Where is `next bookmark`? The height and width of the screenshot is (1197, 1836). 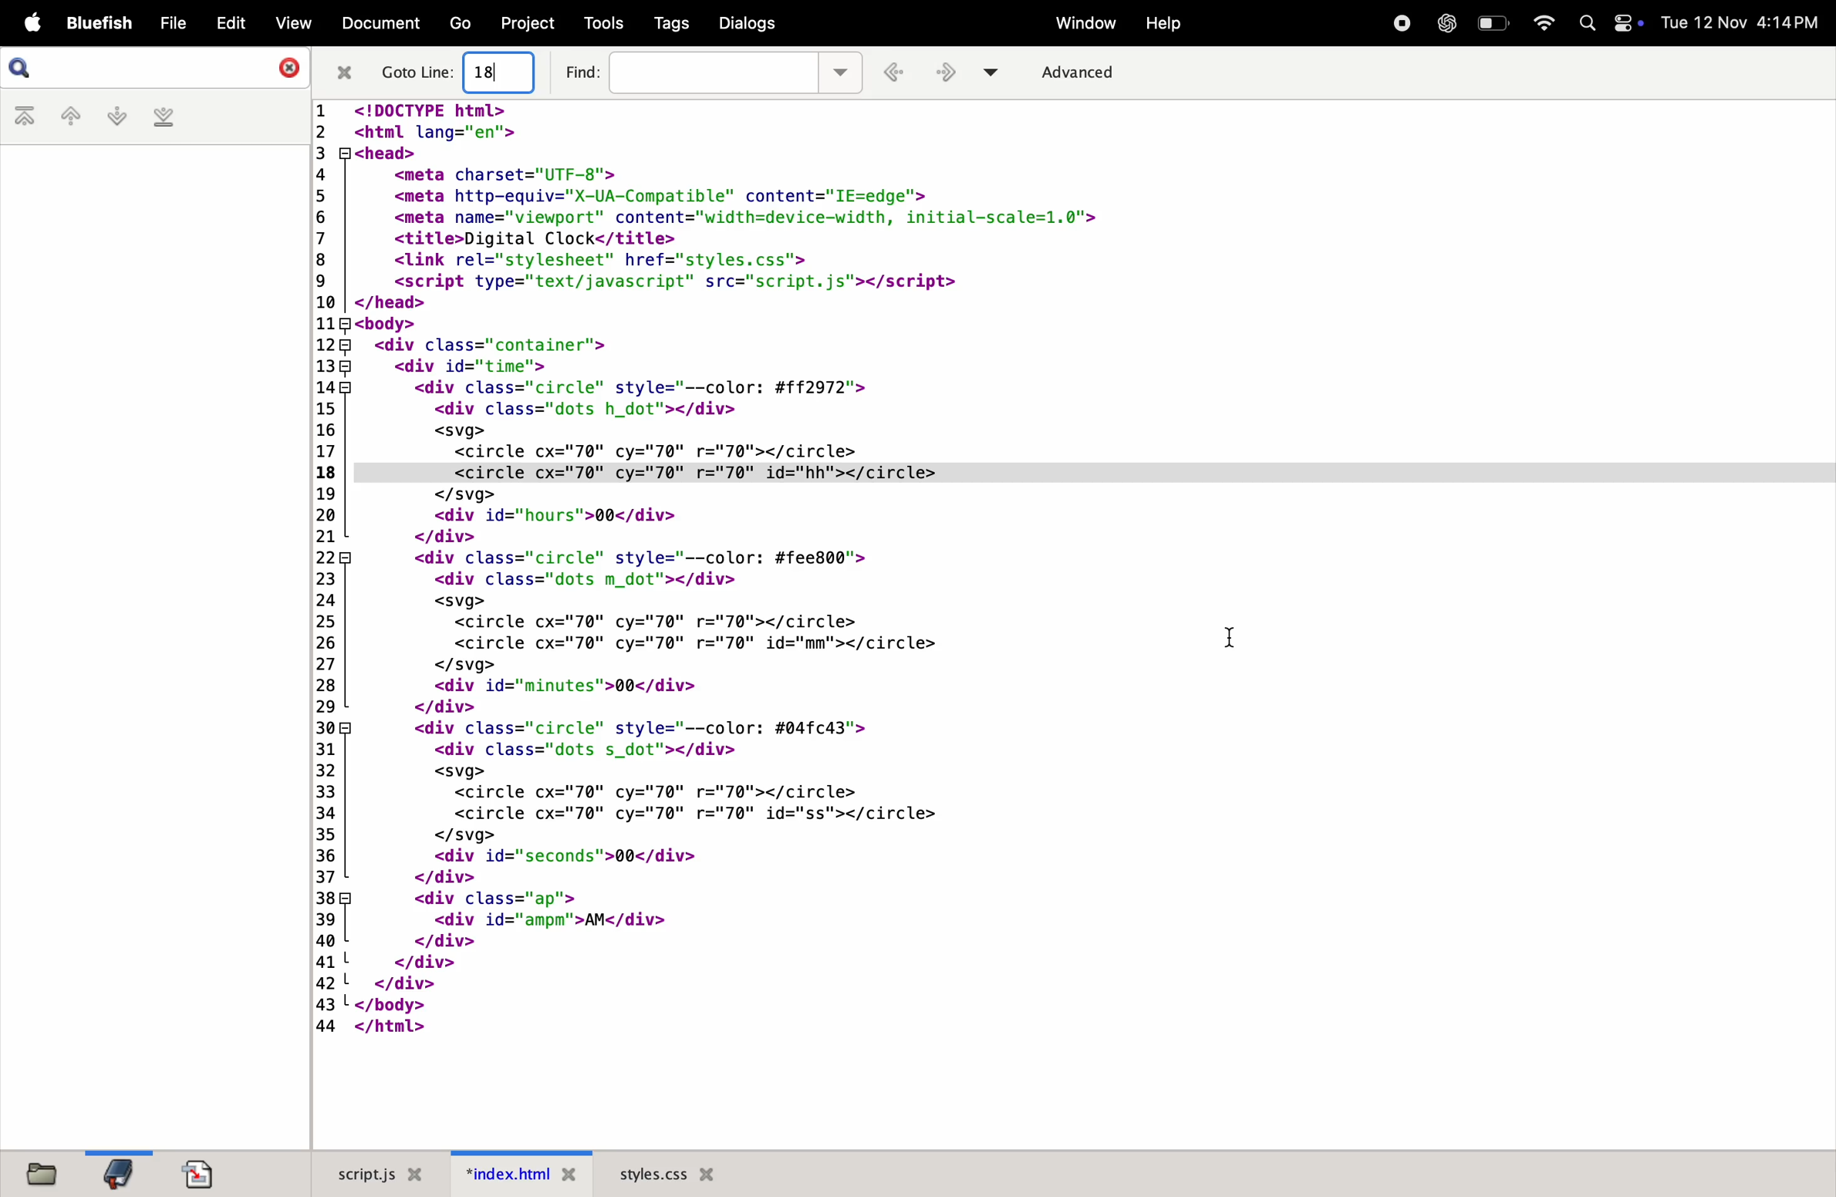 next bookmark is located at coordinates (113, 116).